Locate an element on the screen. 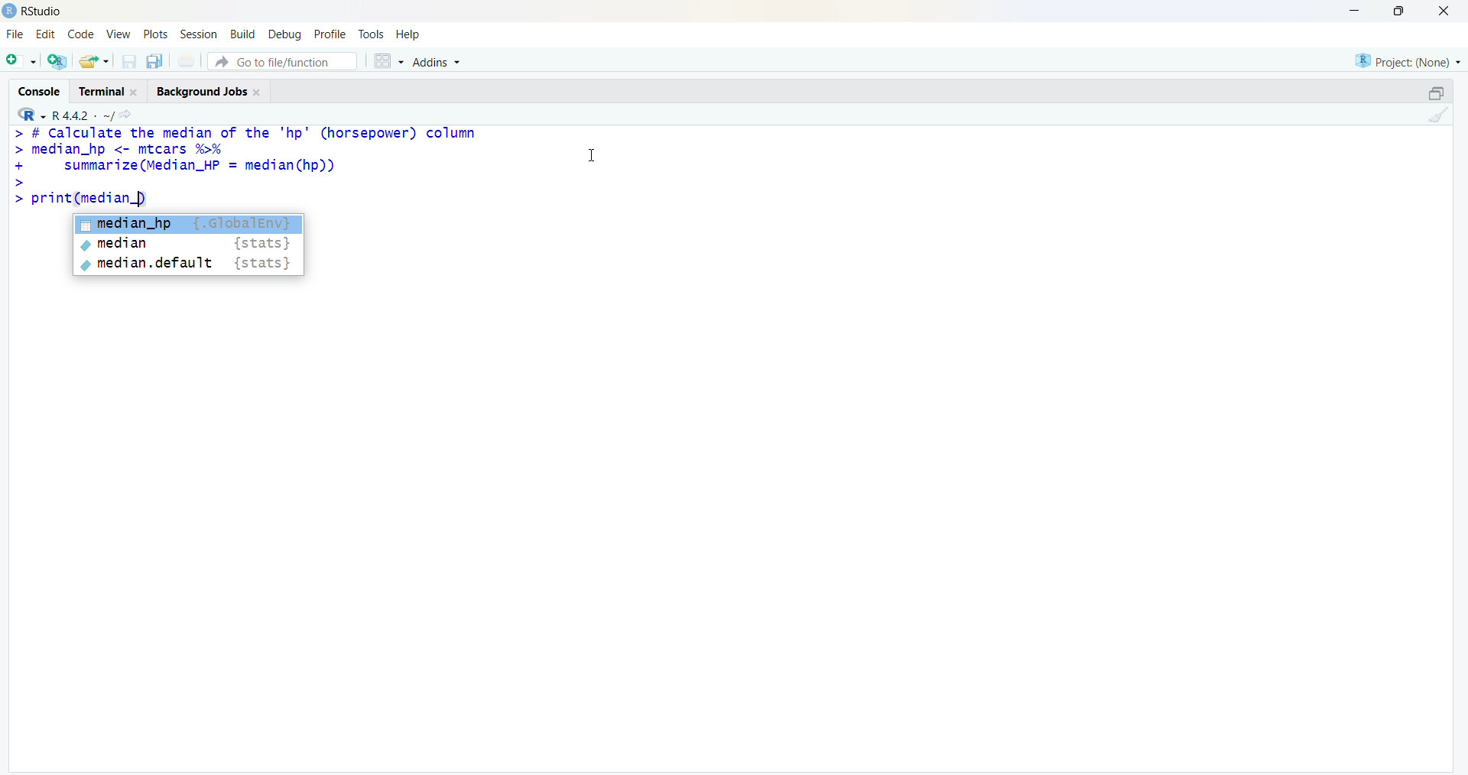  grid is located at coordinates (389, 60).